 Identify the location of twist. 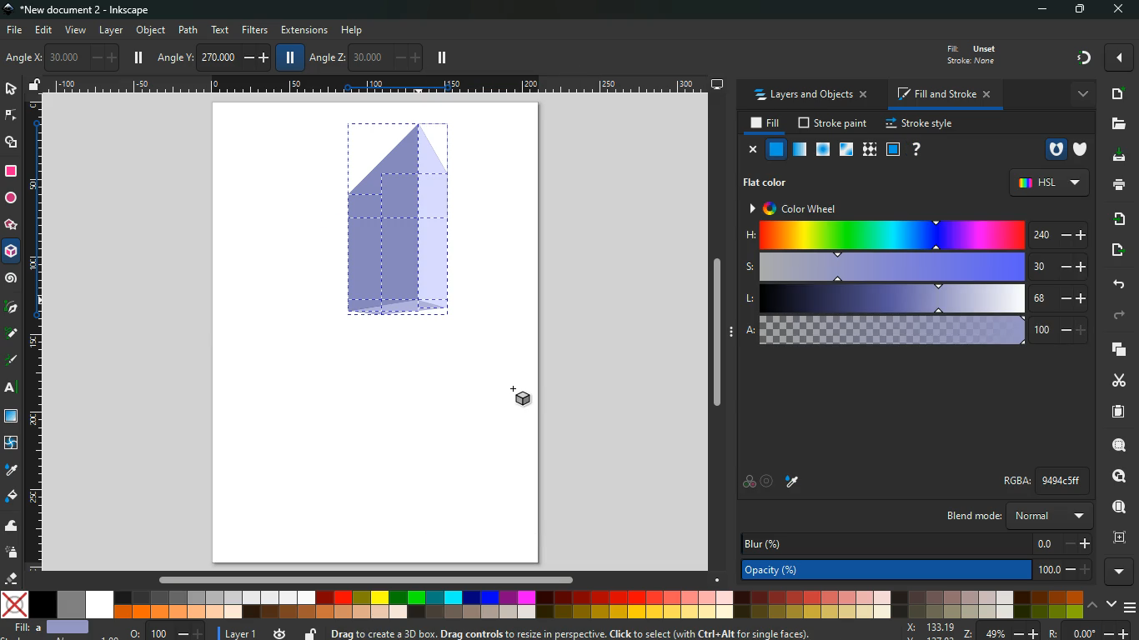
(11, 444).